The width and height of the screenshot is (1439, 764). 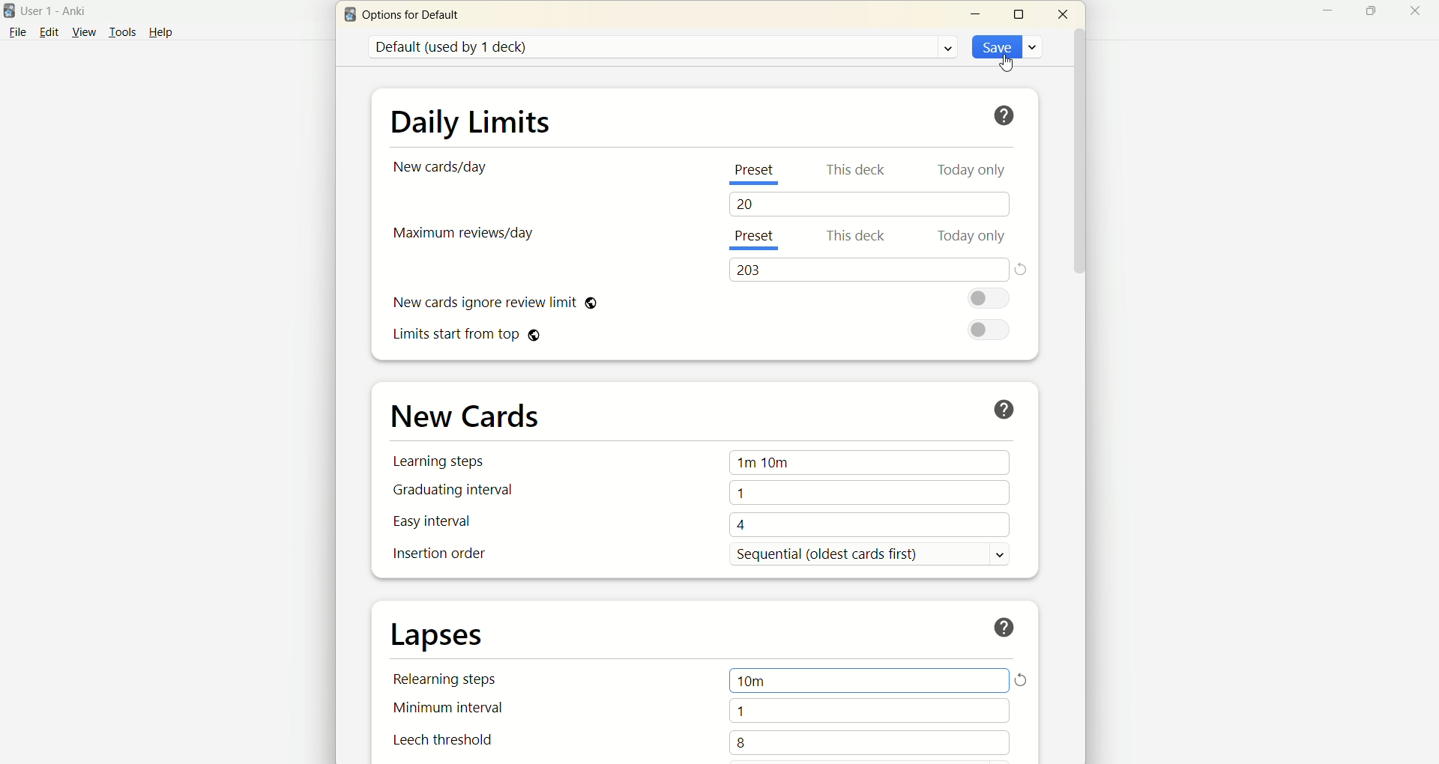 I want to click on maximum reviews/day, so click(x=466, y=236).